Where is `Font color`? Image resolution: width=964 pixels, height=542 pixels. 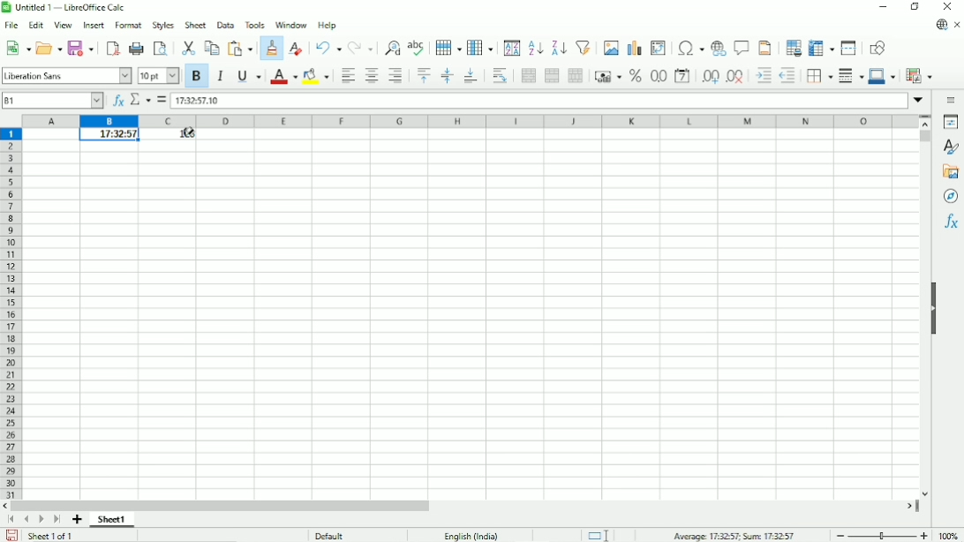 Font color is located at coordinates (282, 77).